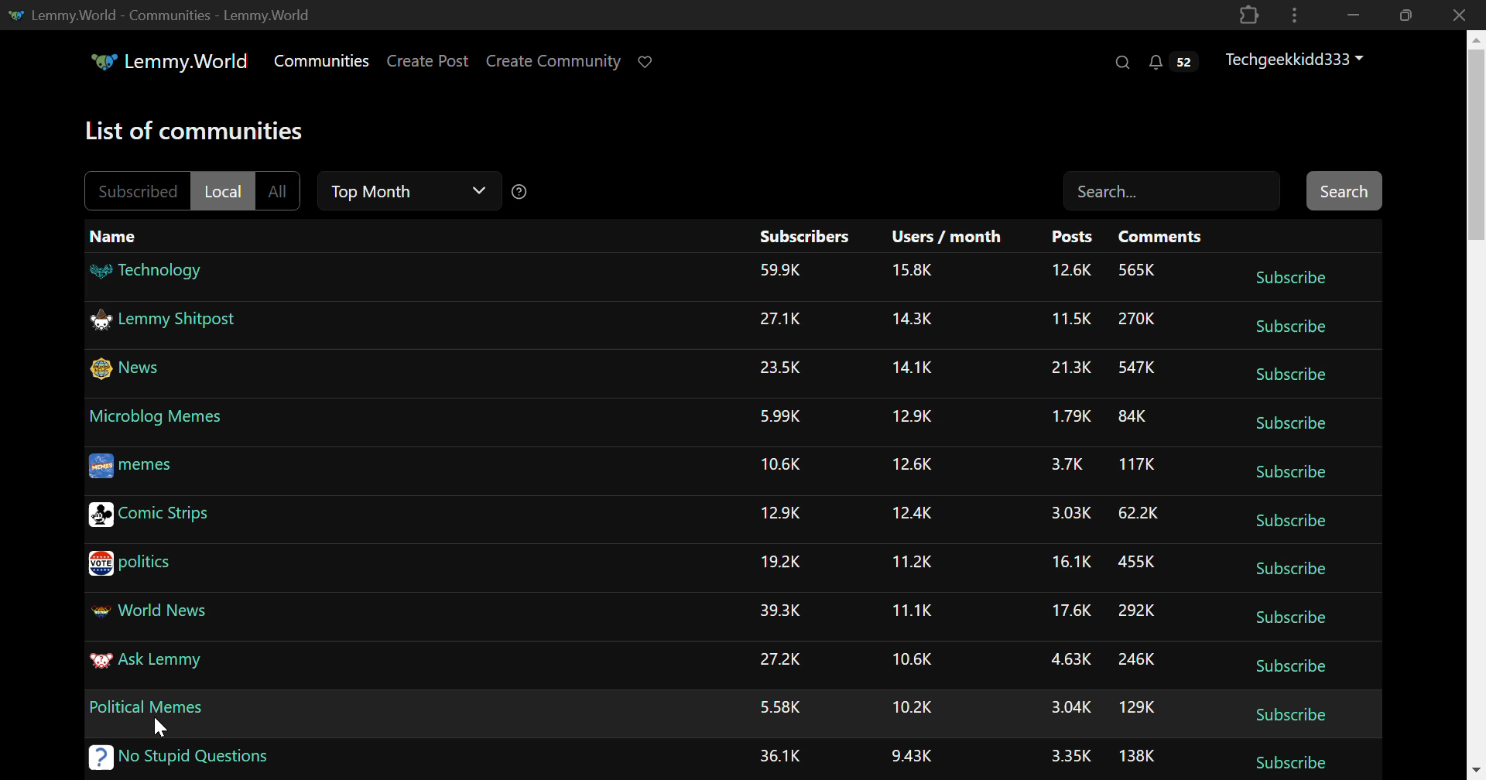  Describe the element at coordinates (916, 659) in the screenshot. I see `` at that location.